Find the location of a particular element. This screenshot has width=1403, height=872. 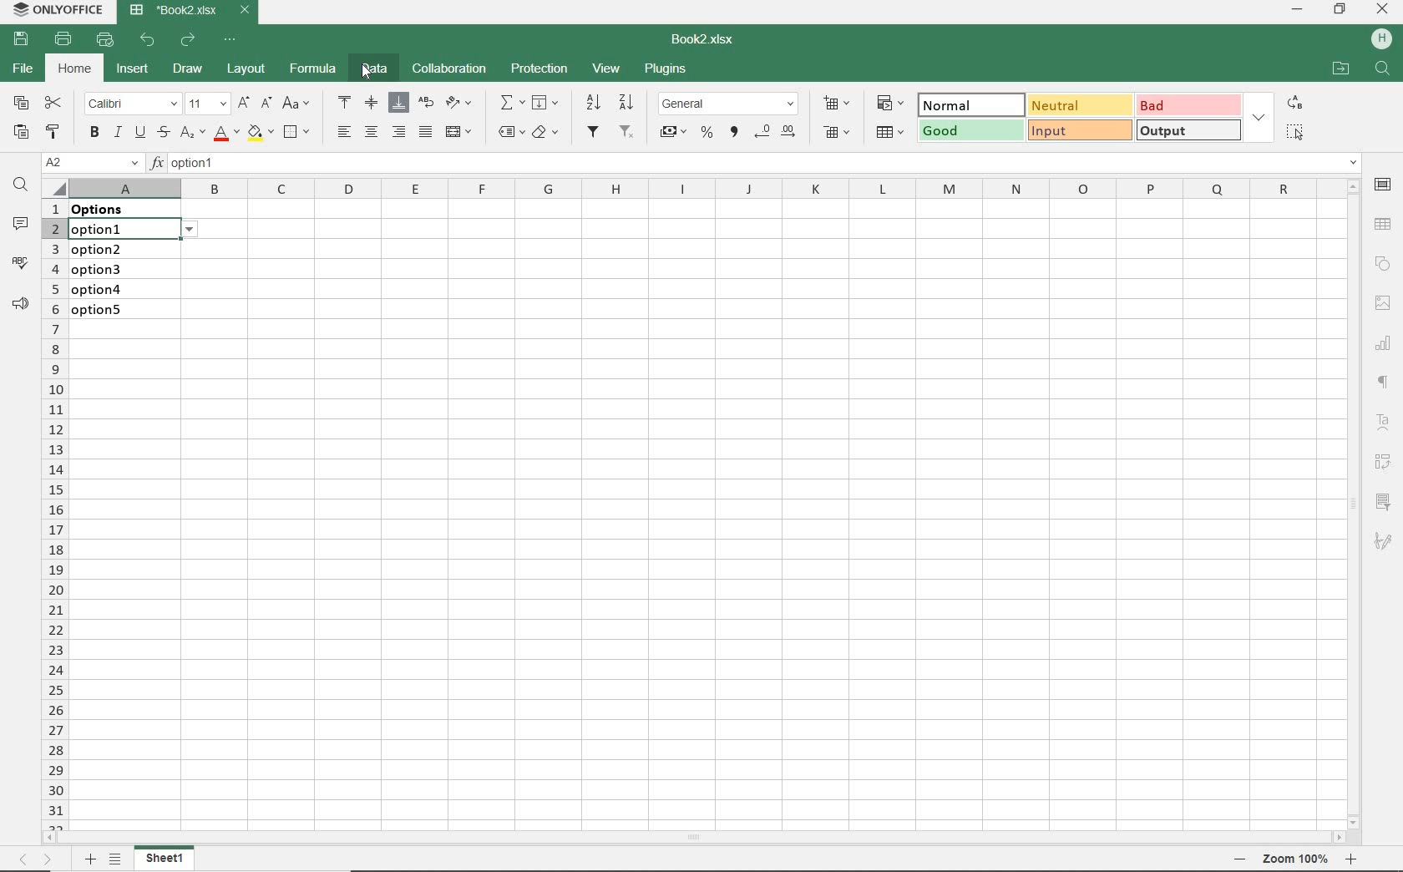

CHANGE DECIMAL is located at coordinates (778, 134).